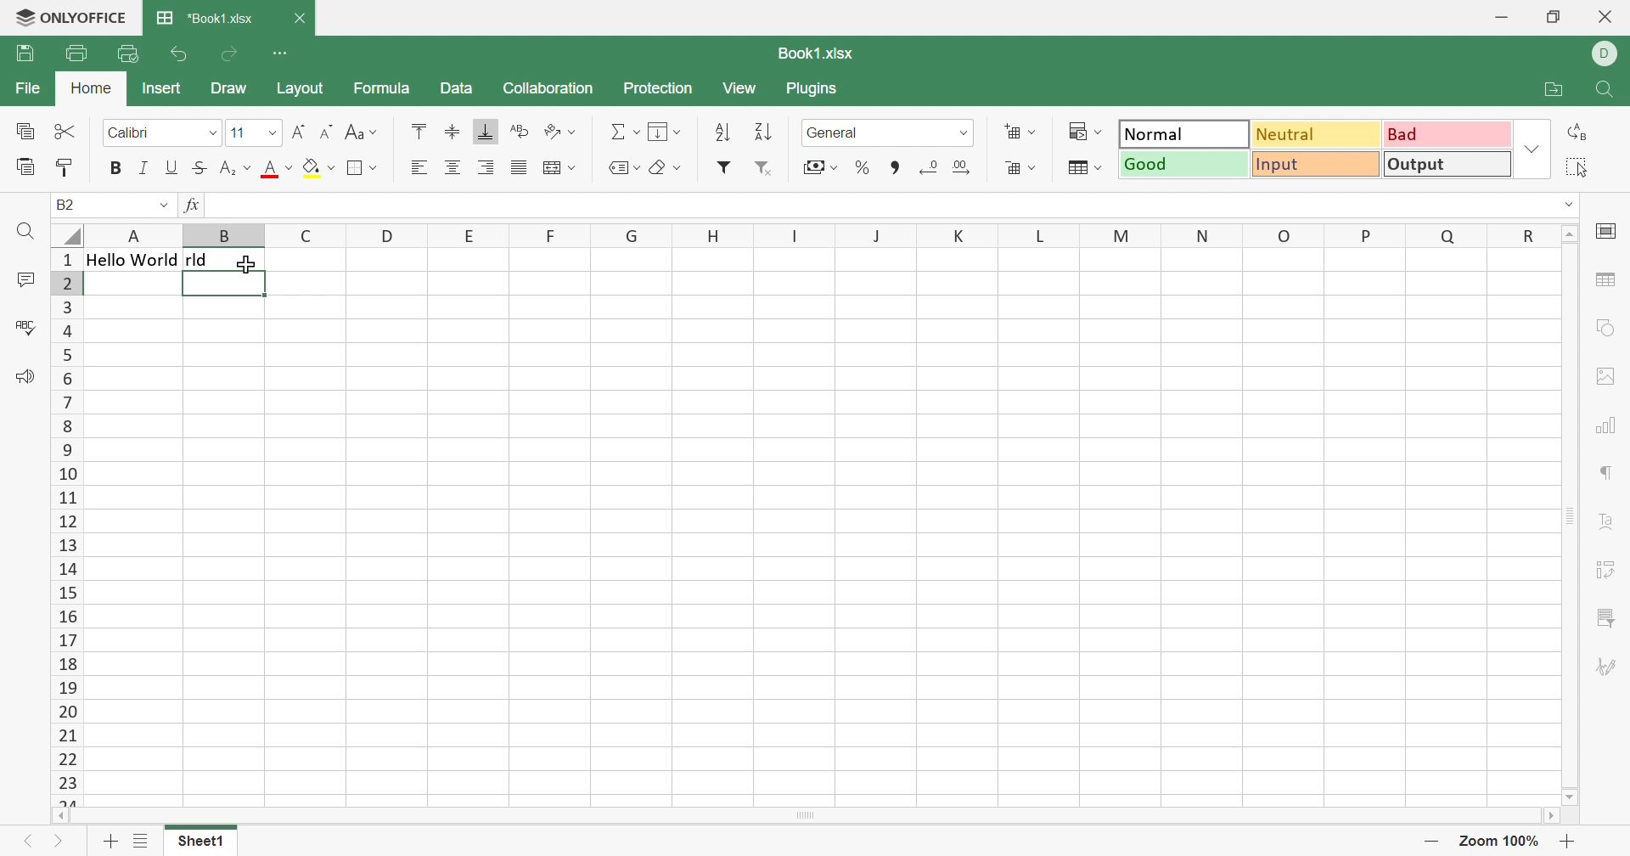 Image resolution: width=1630 pixels, height=856 pixels. What do you see at coordinates (820, 88) in the screenshot?
I see `Plugins` at bounding box center [820, 88].